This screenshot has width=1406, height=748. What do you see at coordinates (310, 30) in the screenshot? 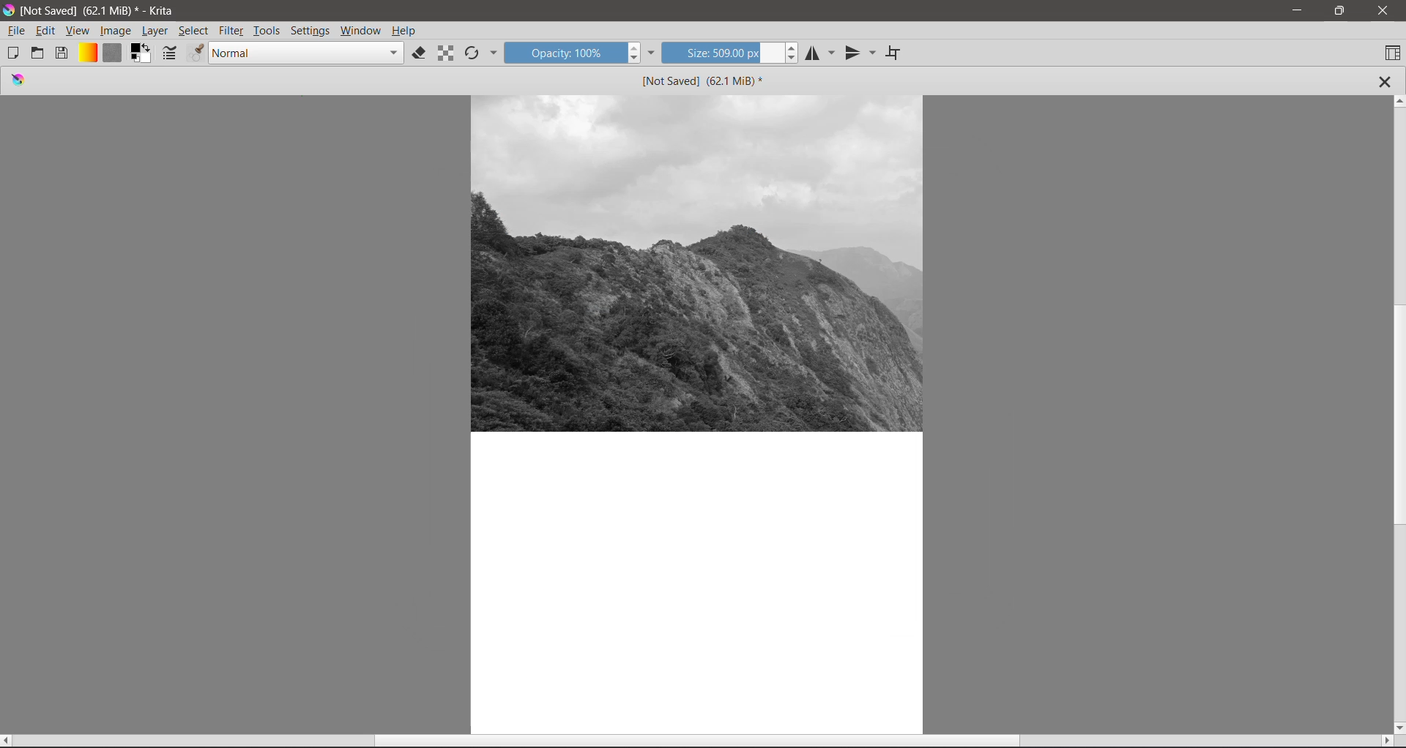
I see `Settings` at bounding box center [310, 30].